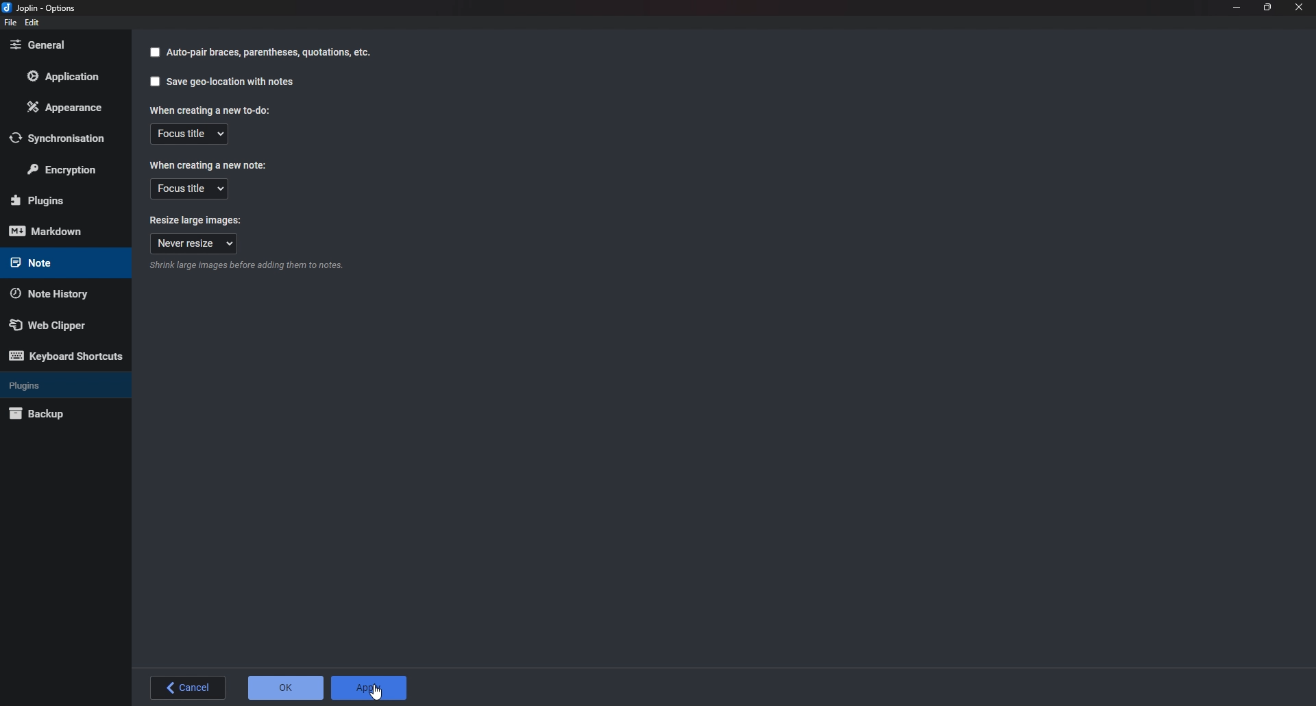  What do you see at coordinates (195, 243) in the screenshot?
I see `Never resize` at bounding box center [195, 243].